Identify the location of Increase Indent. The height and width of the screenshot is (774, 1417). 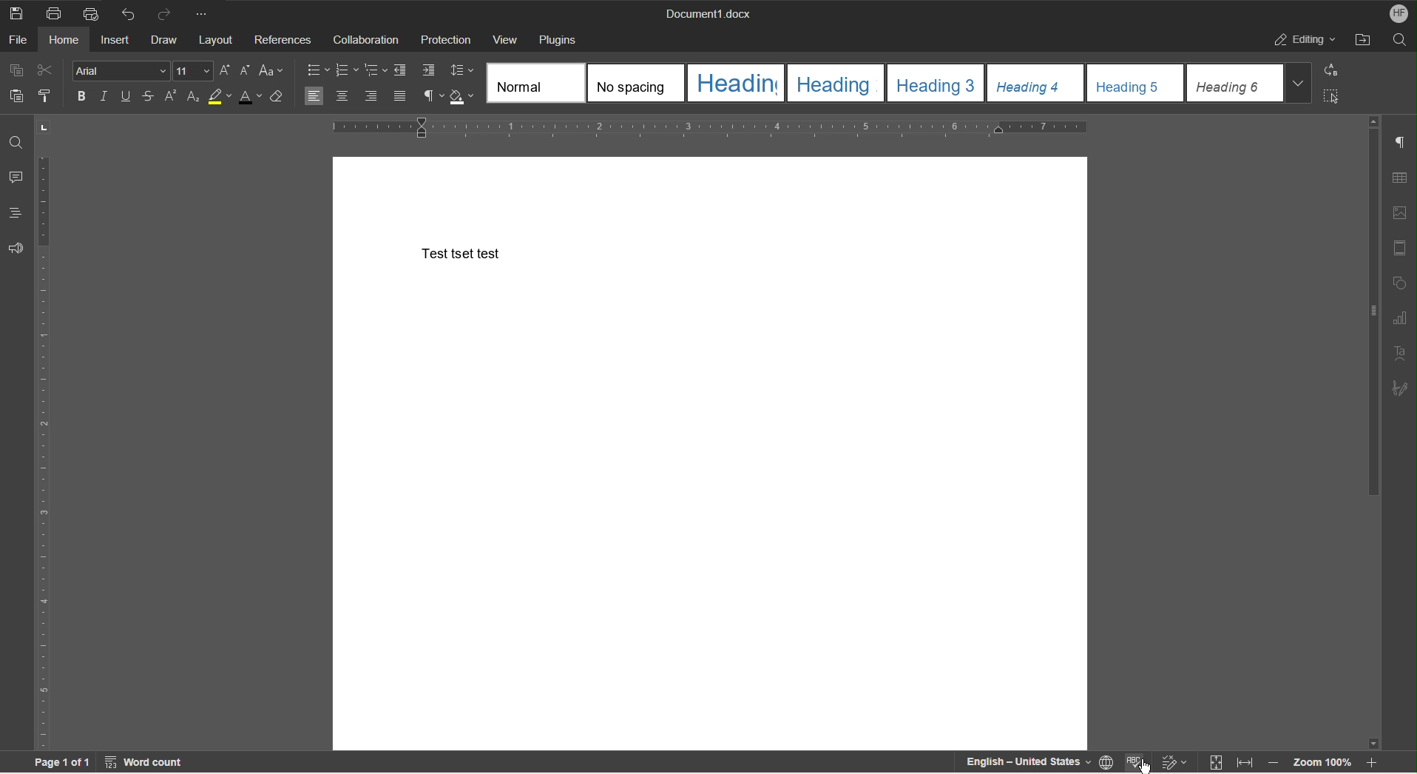
(427, 71).